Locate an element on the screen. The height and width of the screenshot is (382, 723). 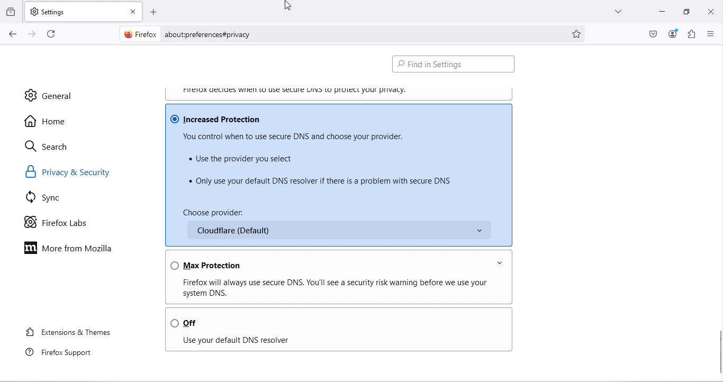
Browse recent tabs across windows and devices is located at coordinates (12, 12).